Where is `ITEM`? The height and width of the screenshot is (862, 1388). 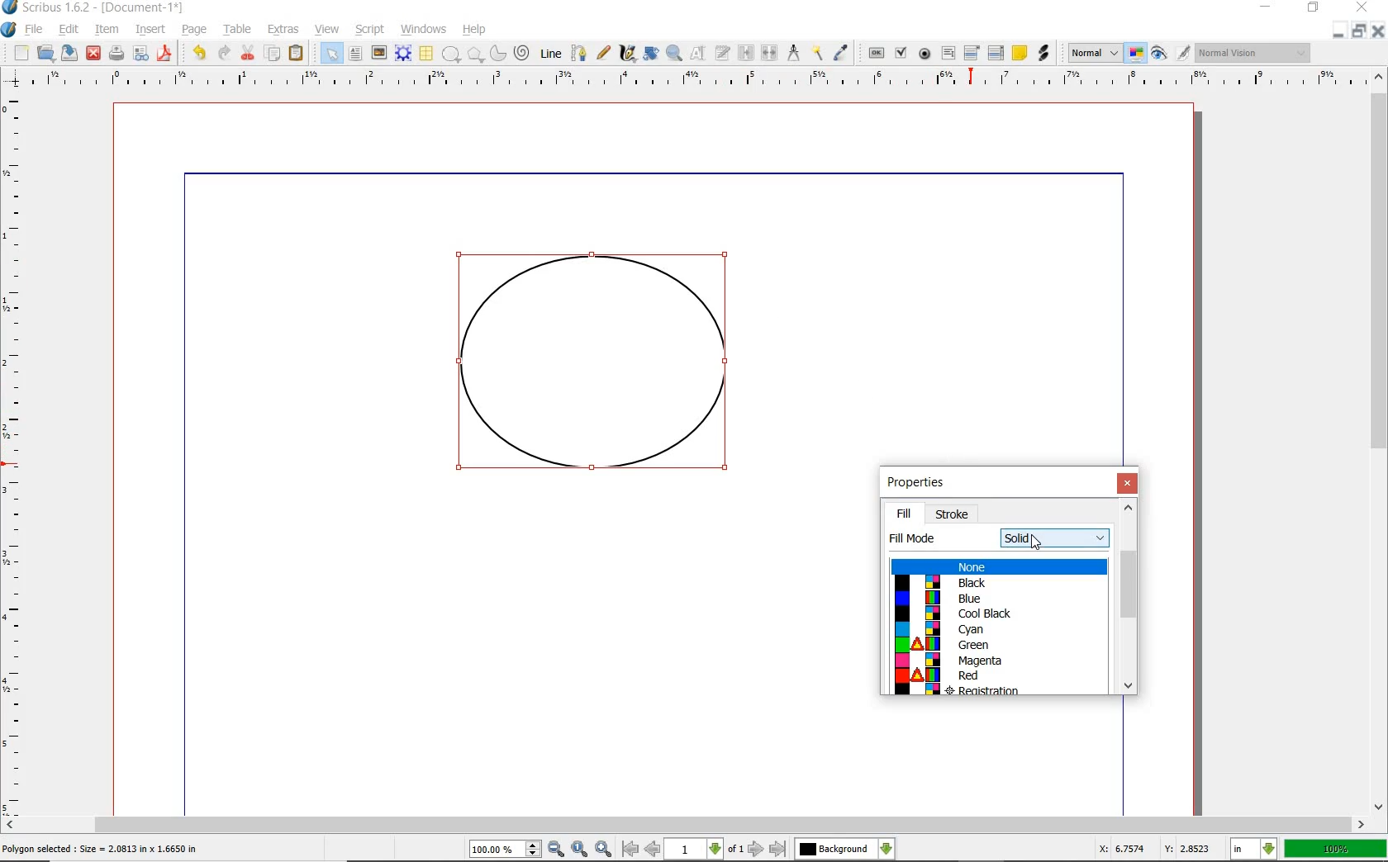 ITEM is located at coordinates (107, 28).